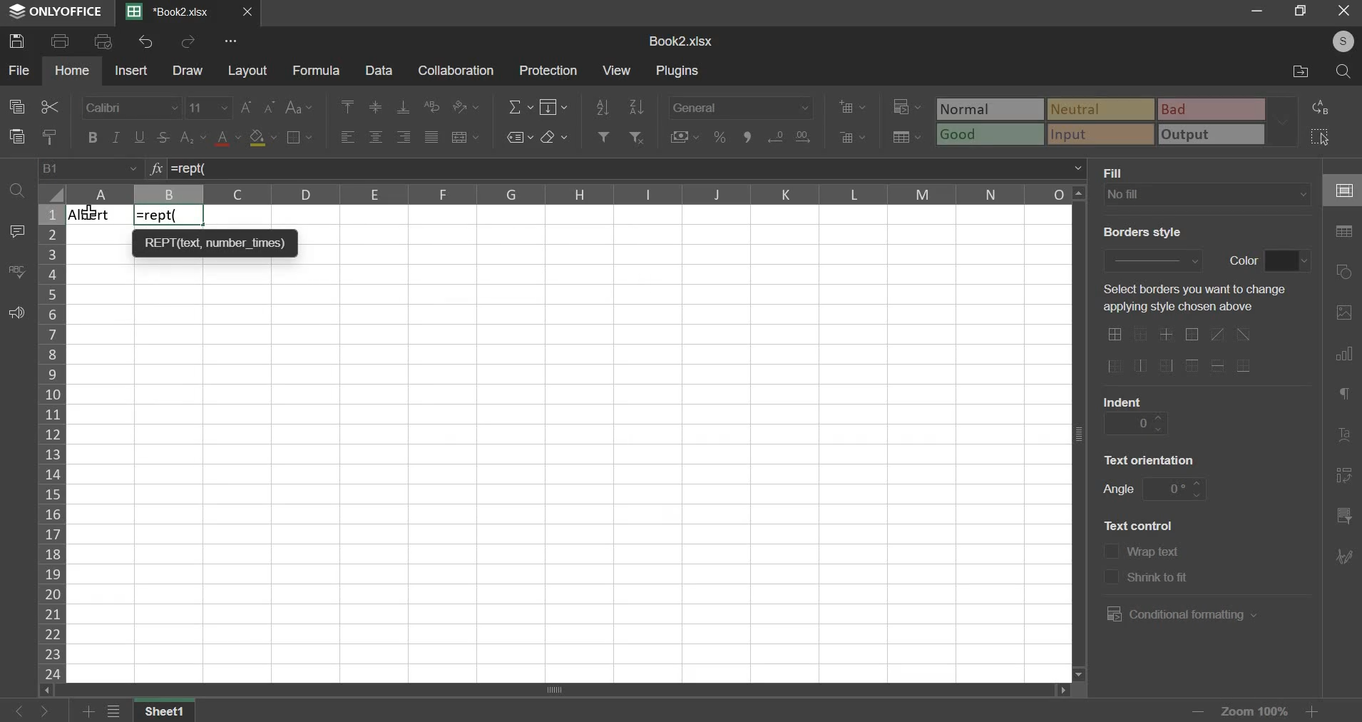 The image size is (1362, 722). Describe the element at coordinates (604, 136) in the screenshot. I see `add filter` at that location.